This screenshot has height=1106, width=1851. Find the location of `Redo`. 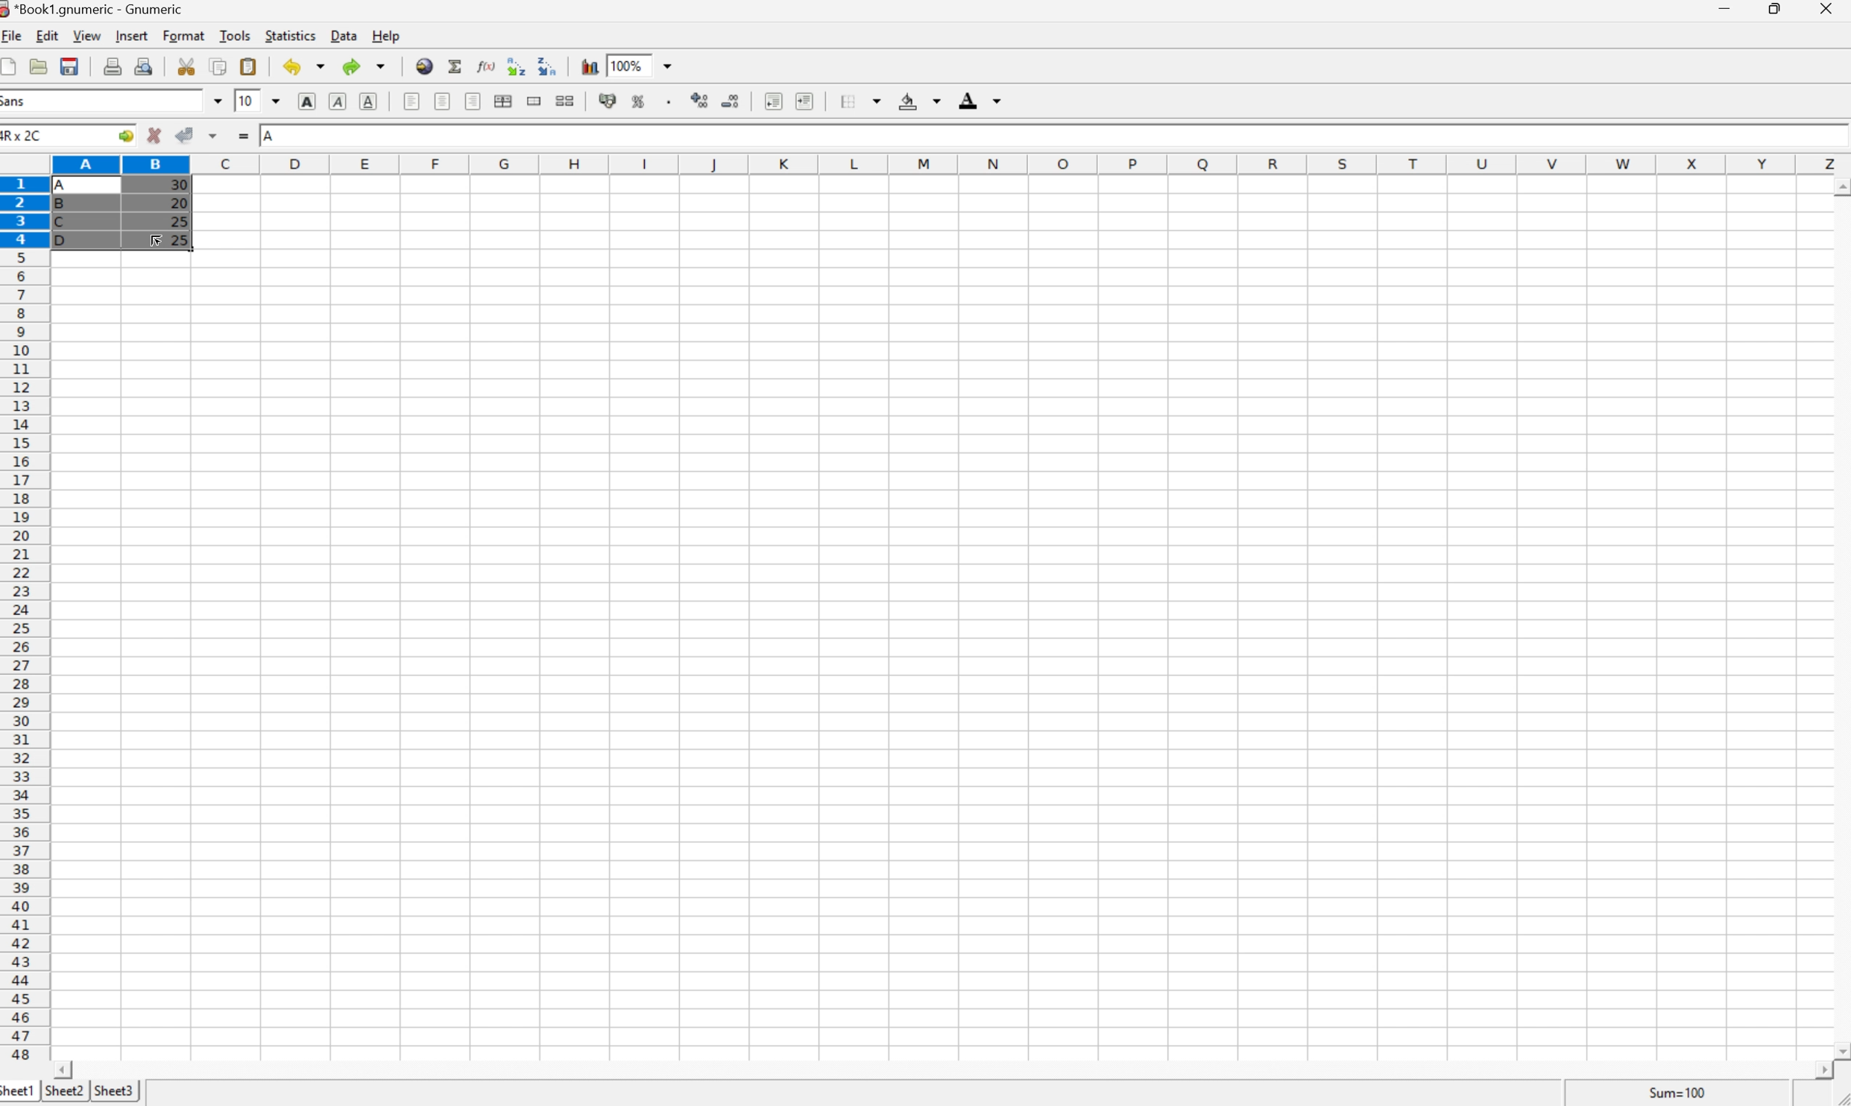

Redo is located at coordinates (362, 64).